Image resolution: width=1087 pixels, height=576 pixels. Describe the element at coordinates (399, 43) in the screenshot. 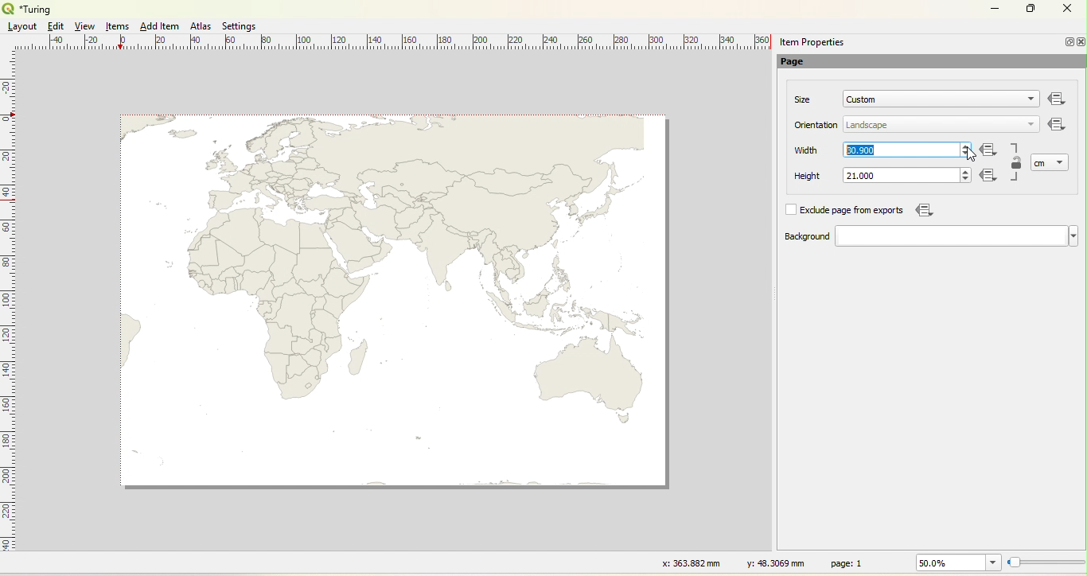

I see `Ruler` at that location.